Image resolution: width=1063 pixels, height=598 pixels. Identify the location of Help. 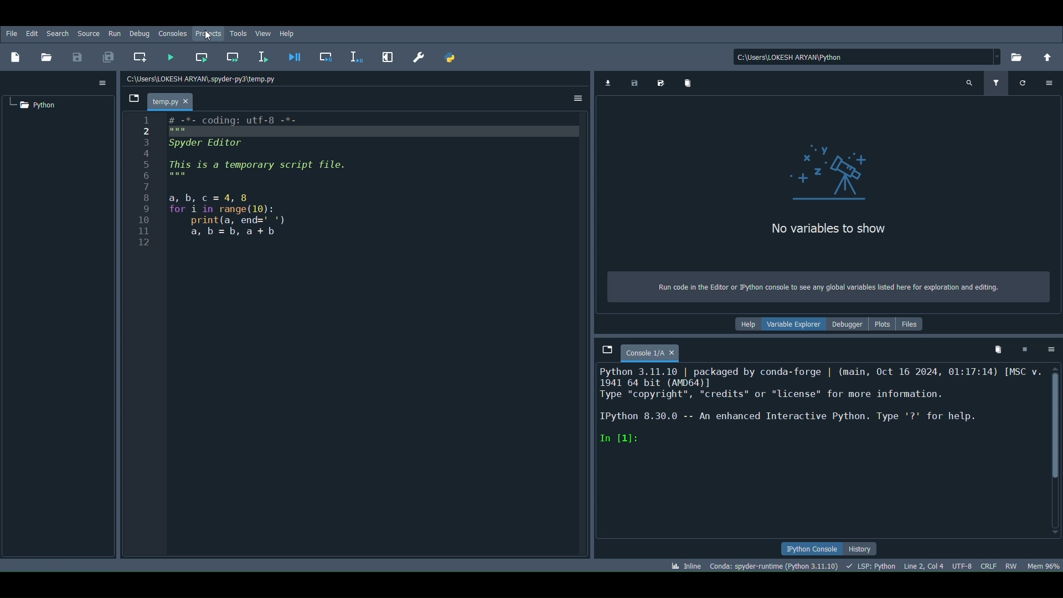
(743, 324).